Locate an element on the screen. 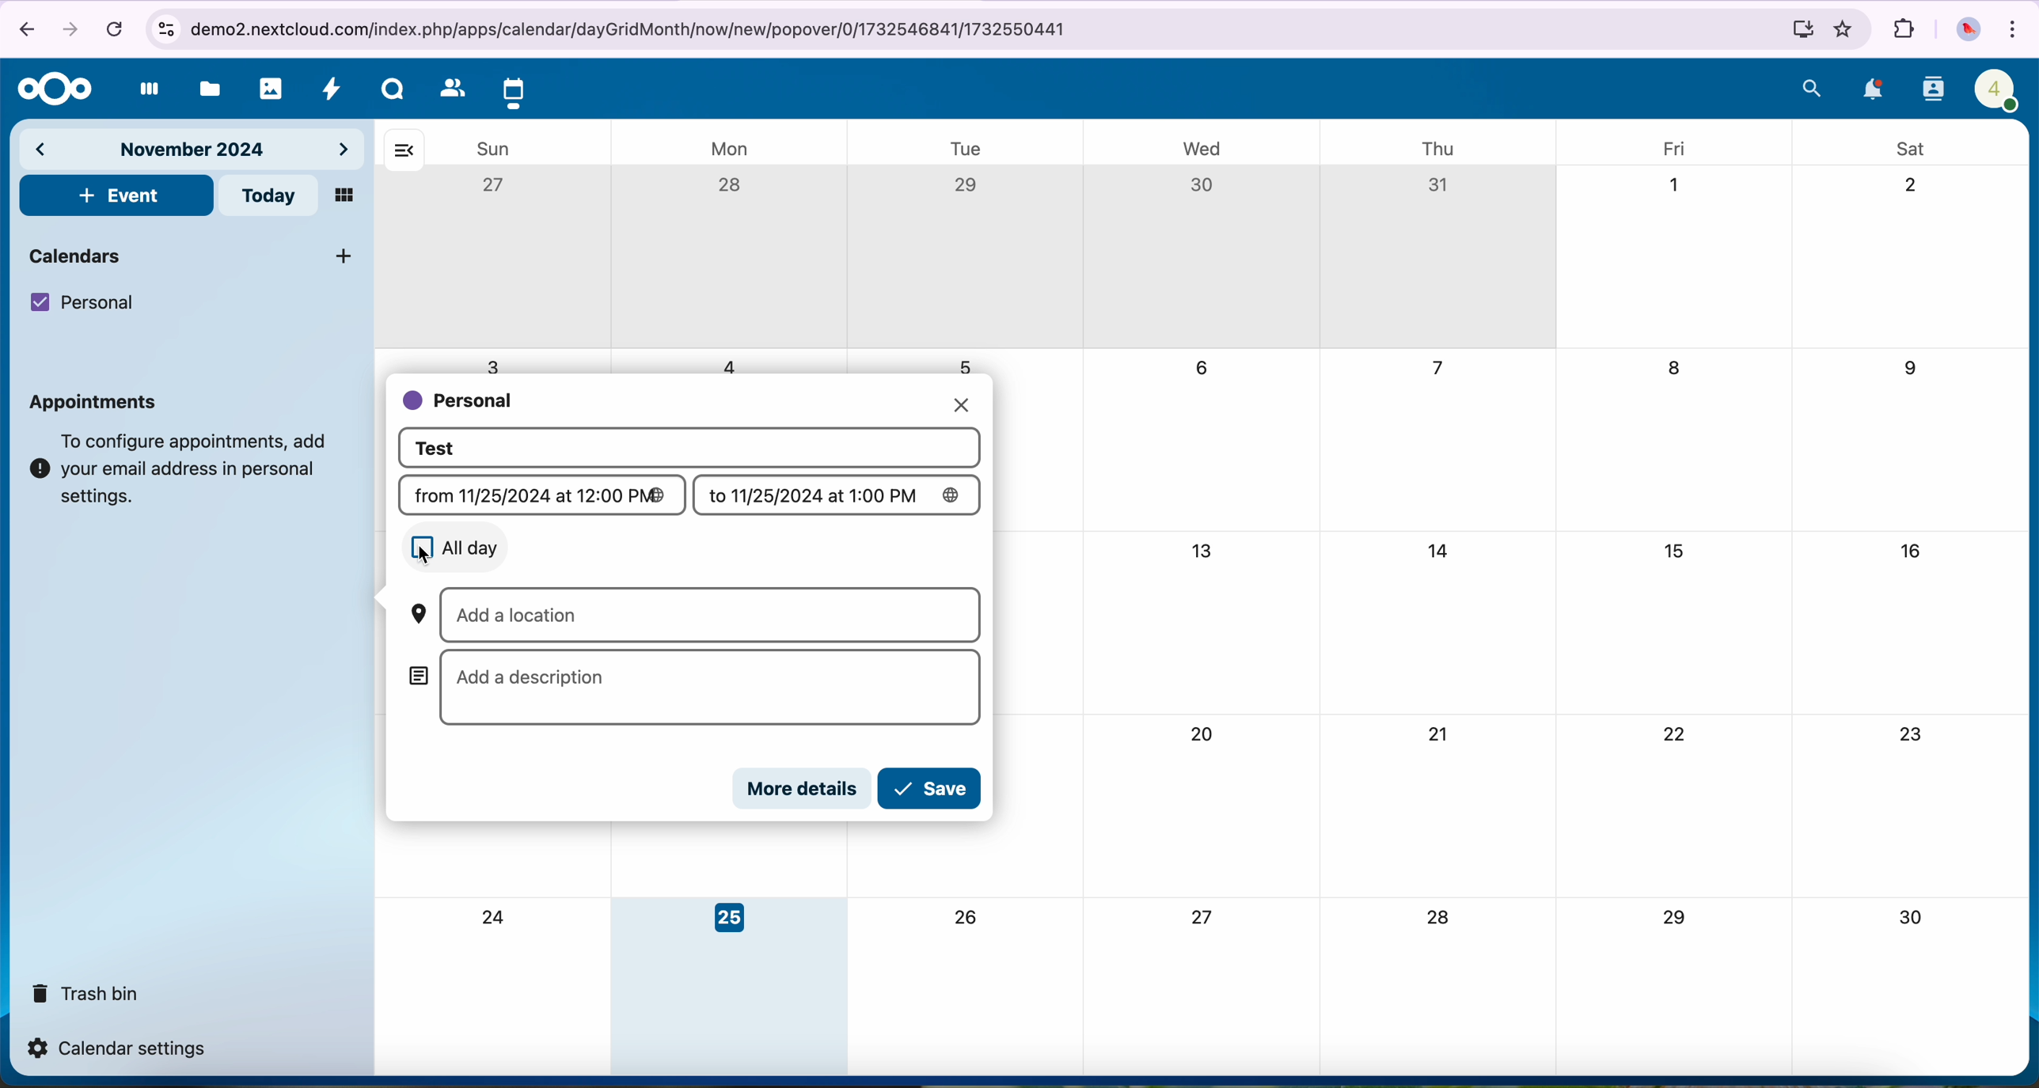 This screenshot has height=1088, width=2039. 31 is located at coordinates (1437, 187).